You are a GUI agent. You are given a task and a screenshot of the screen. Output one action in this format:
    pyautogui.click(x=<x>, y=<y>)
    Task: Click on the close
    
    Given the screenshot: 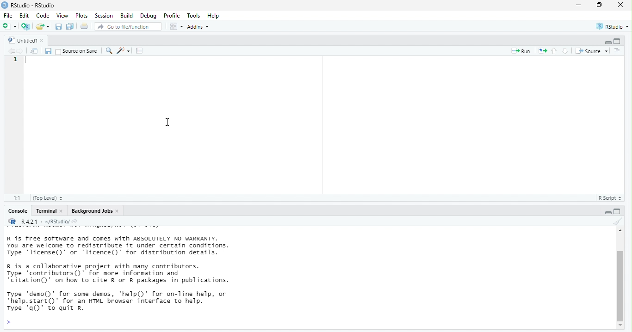 What is the action you would take?
    pyautogui.click(x=63, y=211)
    